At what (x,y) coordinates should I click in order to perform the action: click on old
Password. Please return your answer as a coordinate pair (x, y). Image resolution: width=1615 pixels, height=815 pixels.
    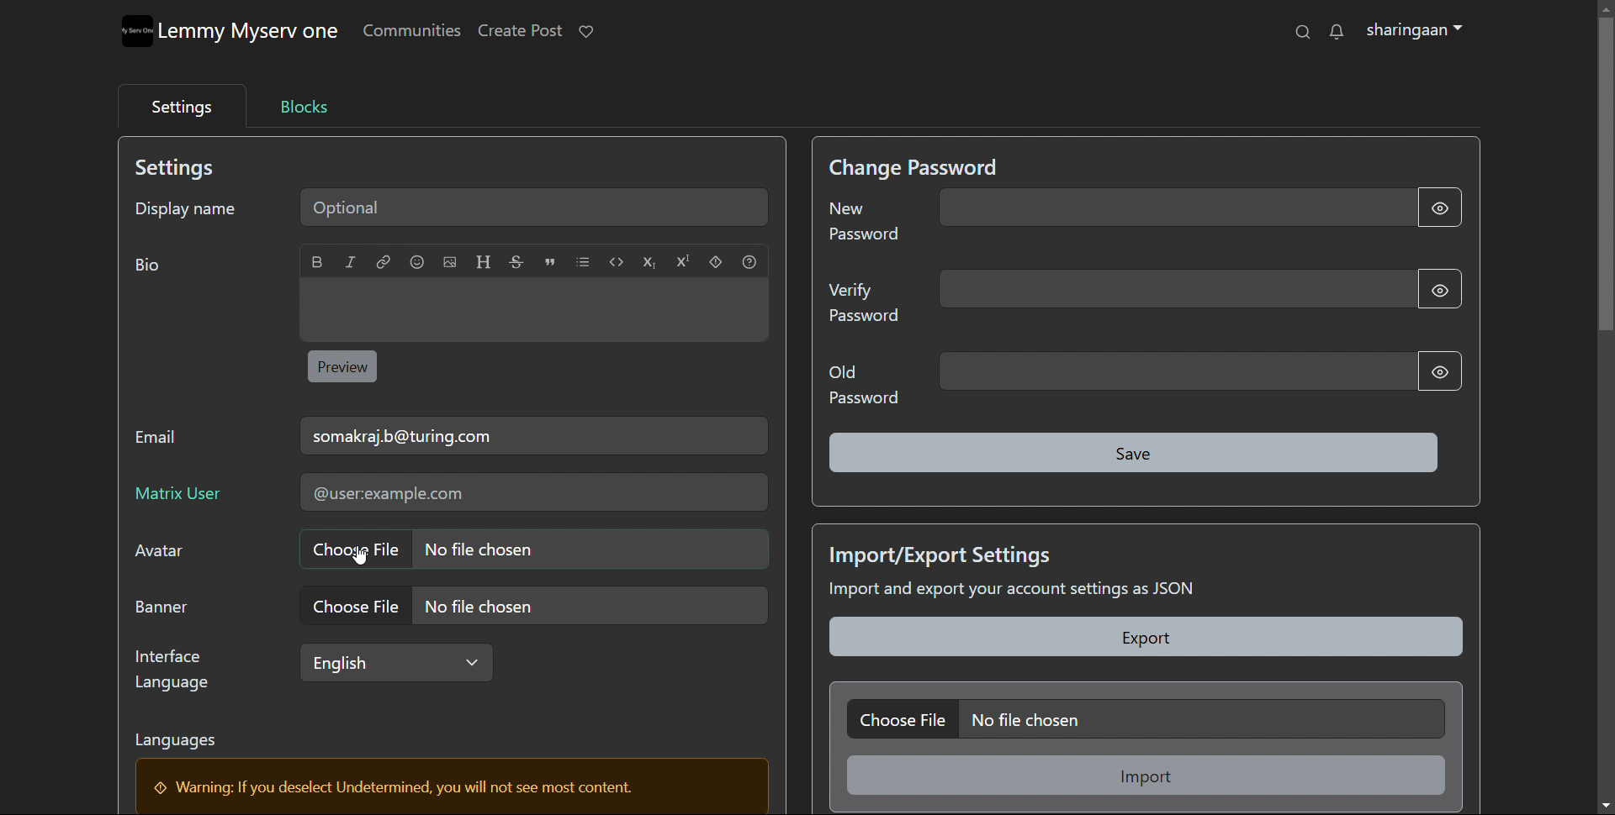
    Looking at the image, I should click on (863, 384).